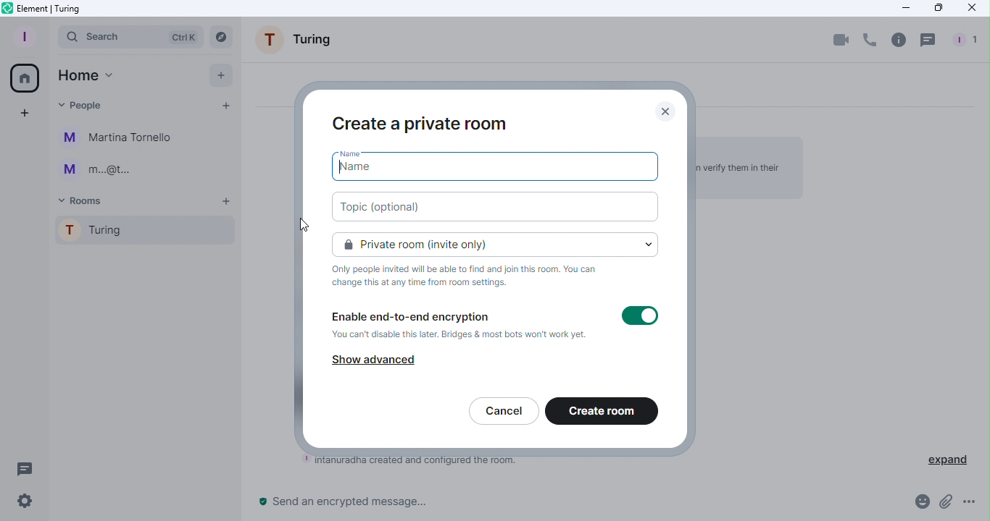  What do you see at coordinates (868, 41) in the screenshot?
I see `Call` at bounding box center [868, 41].